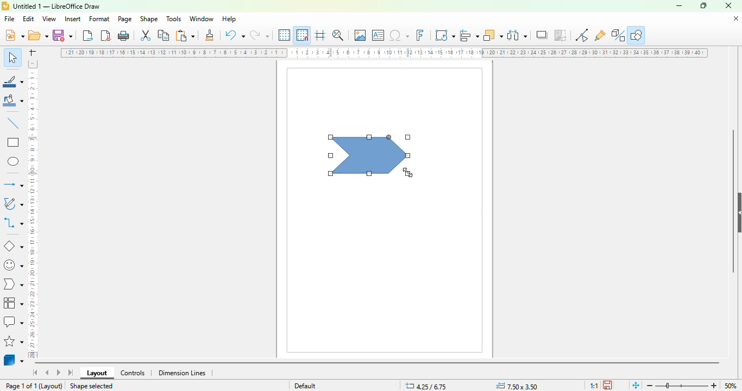 The width and height of the screenshot is (742, 391). I want to click on page, so click(124, 19).